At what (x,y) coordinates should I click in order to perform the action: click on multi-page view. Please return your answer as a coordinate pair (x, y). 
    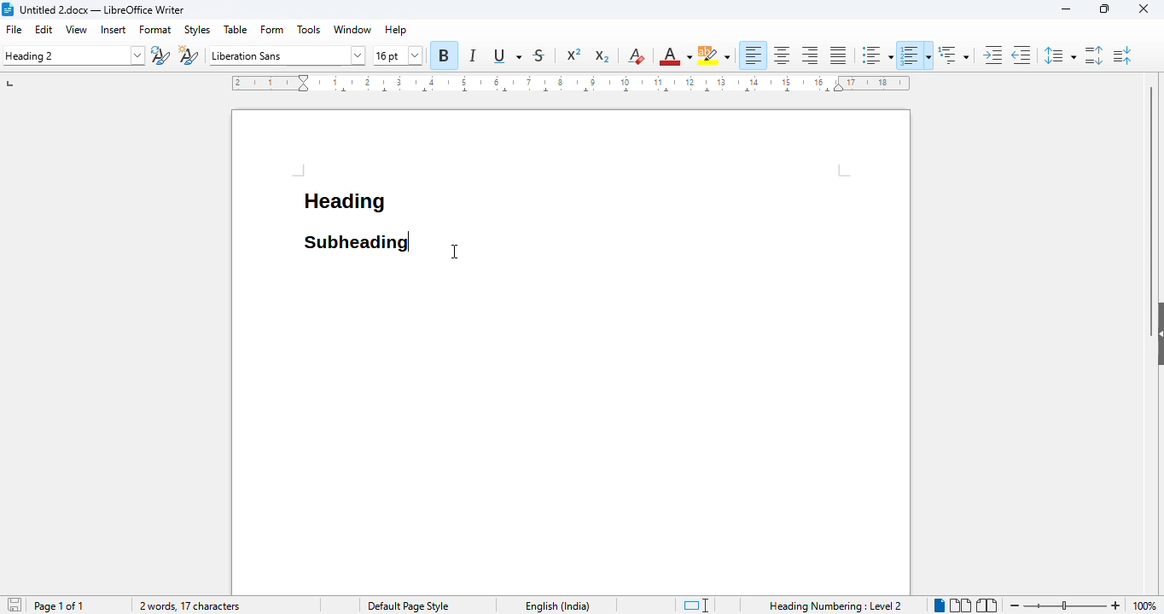
    Looking at the image, I should click on (960, 605).